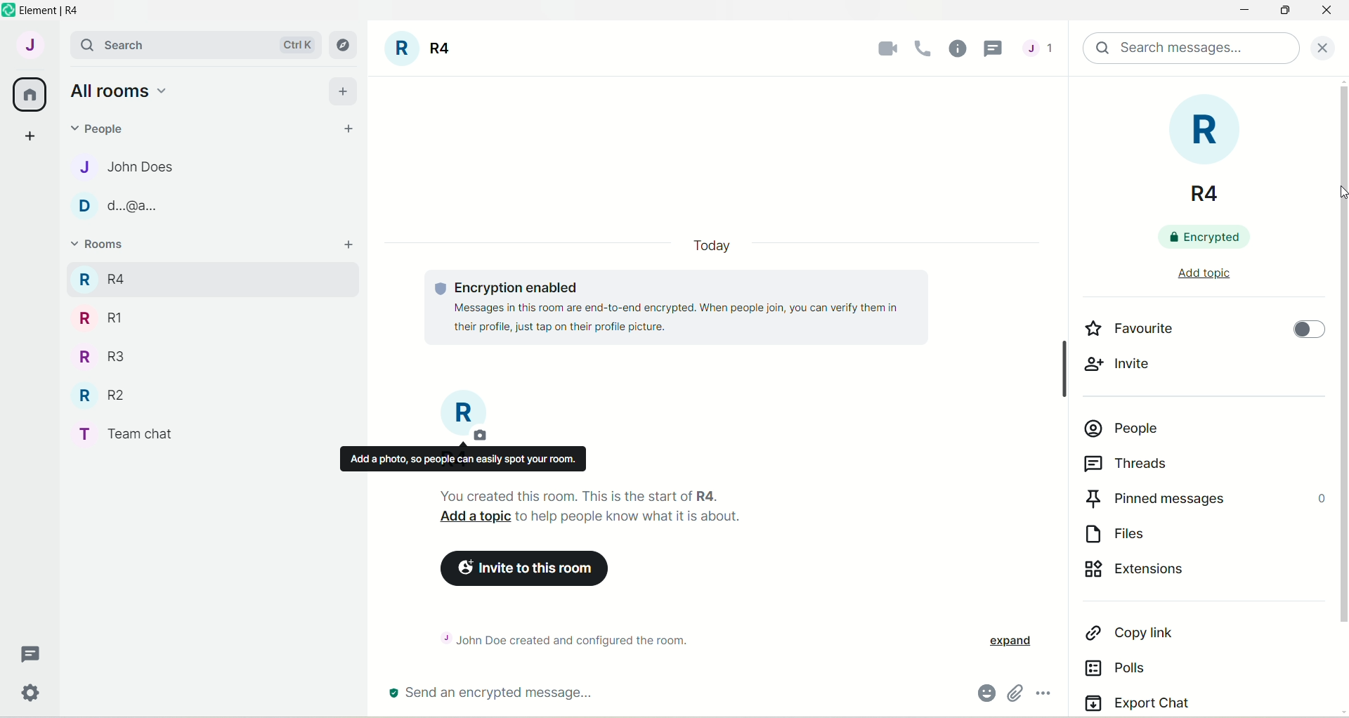  I want to click on room title, so click(420, 51).